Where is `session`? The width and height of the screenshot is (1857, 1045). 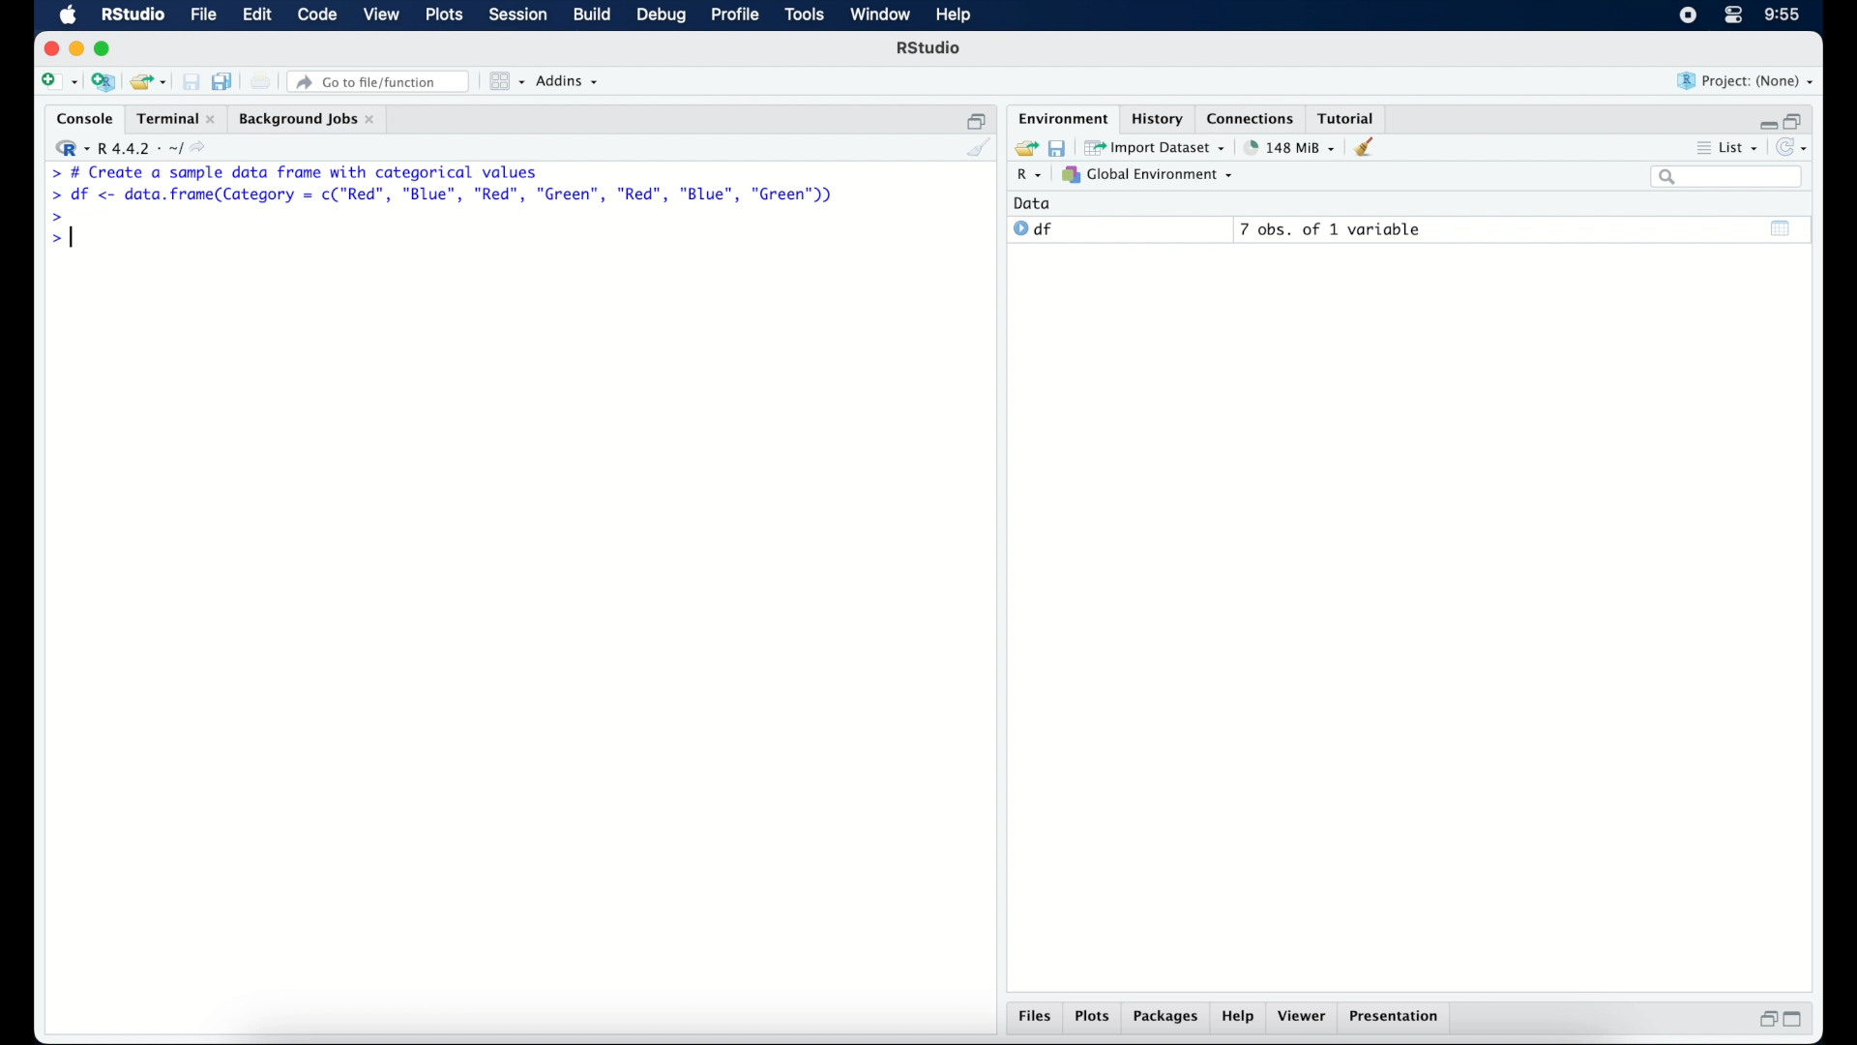 session is located at coordinates (518, 15).